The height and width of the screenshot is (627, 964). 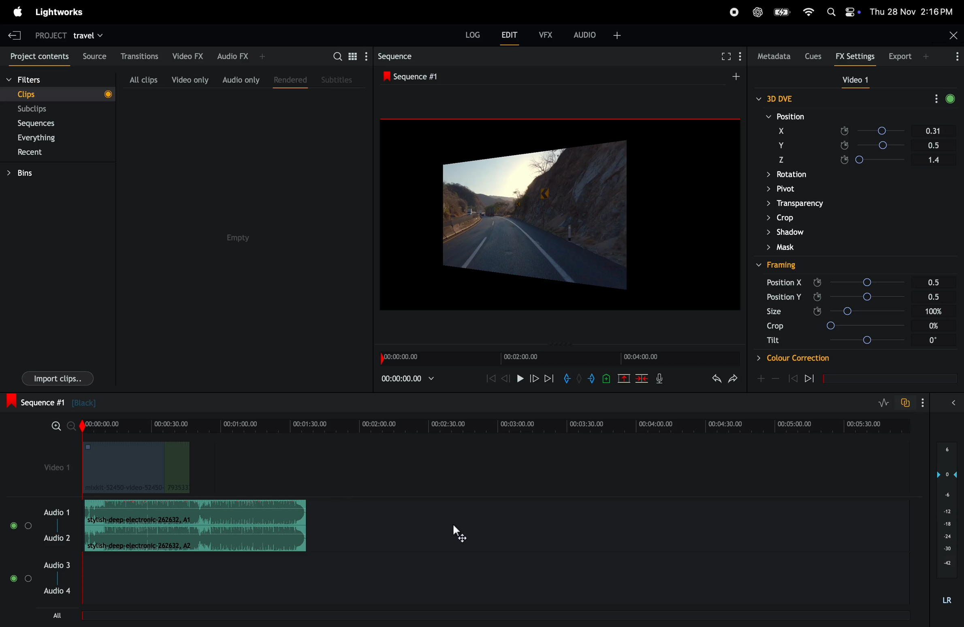 What do you see at coordinates (510, 37) in the screenshot?
I see `edit` at bounding box center [510, 37].